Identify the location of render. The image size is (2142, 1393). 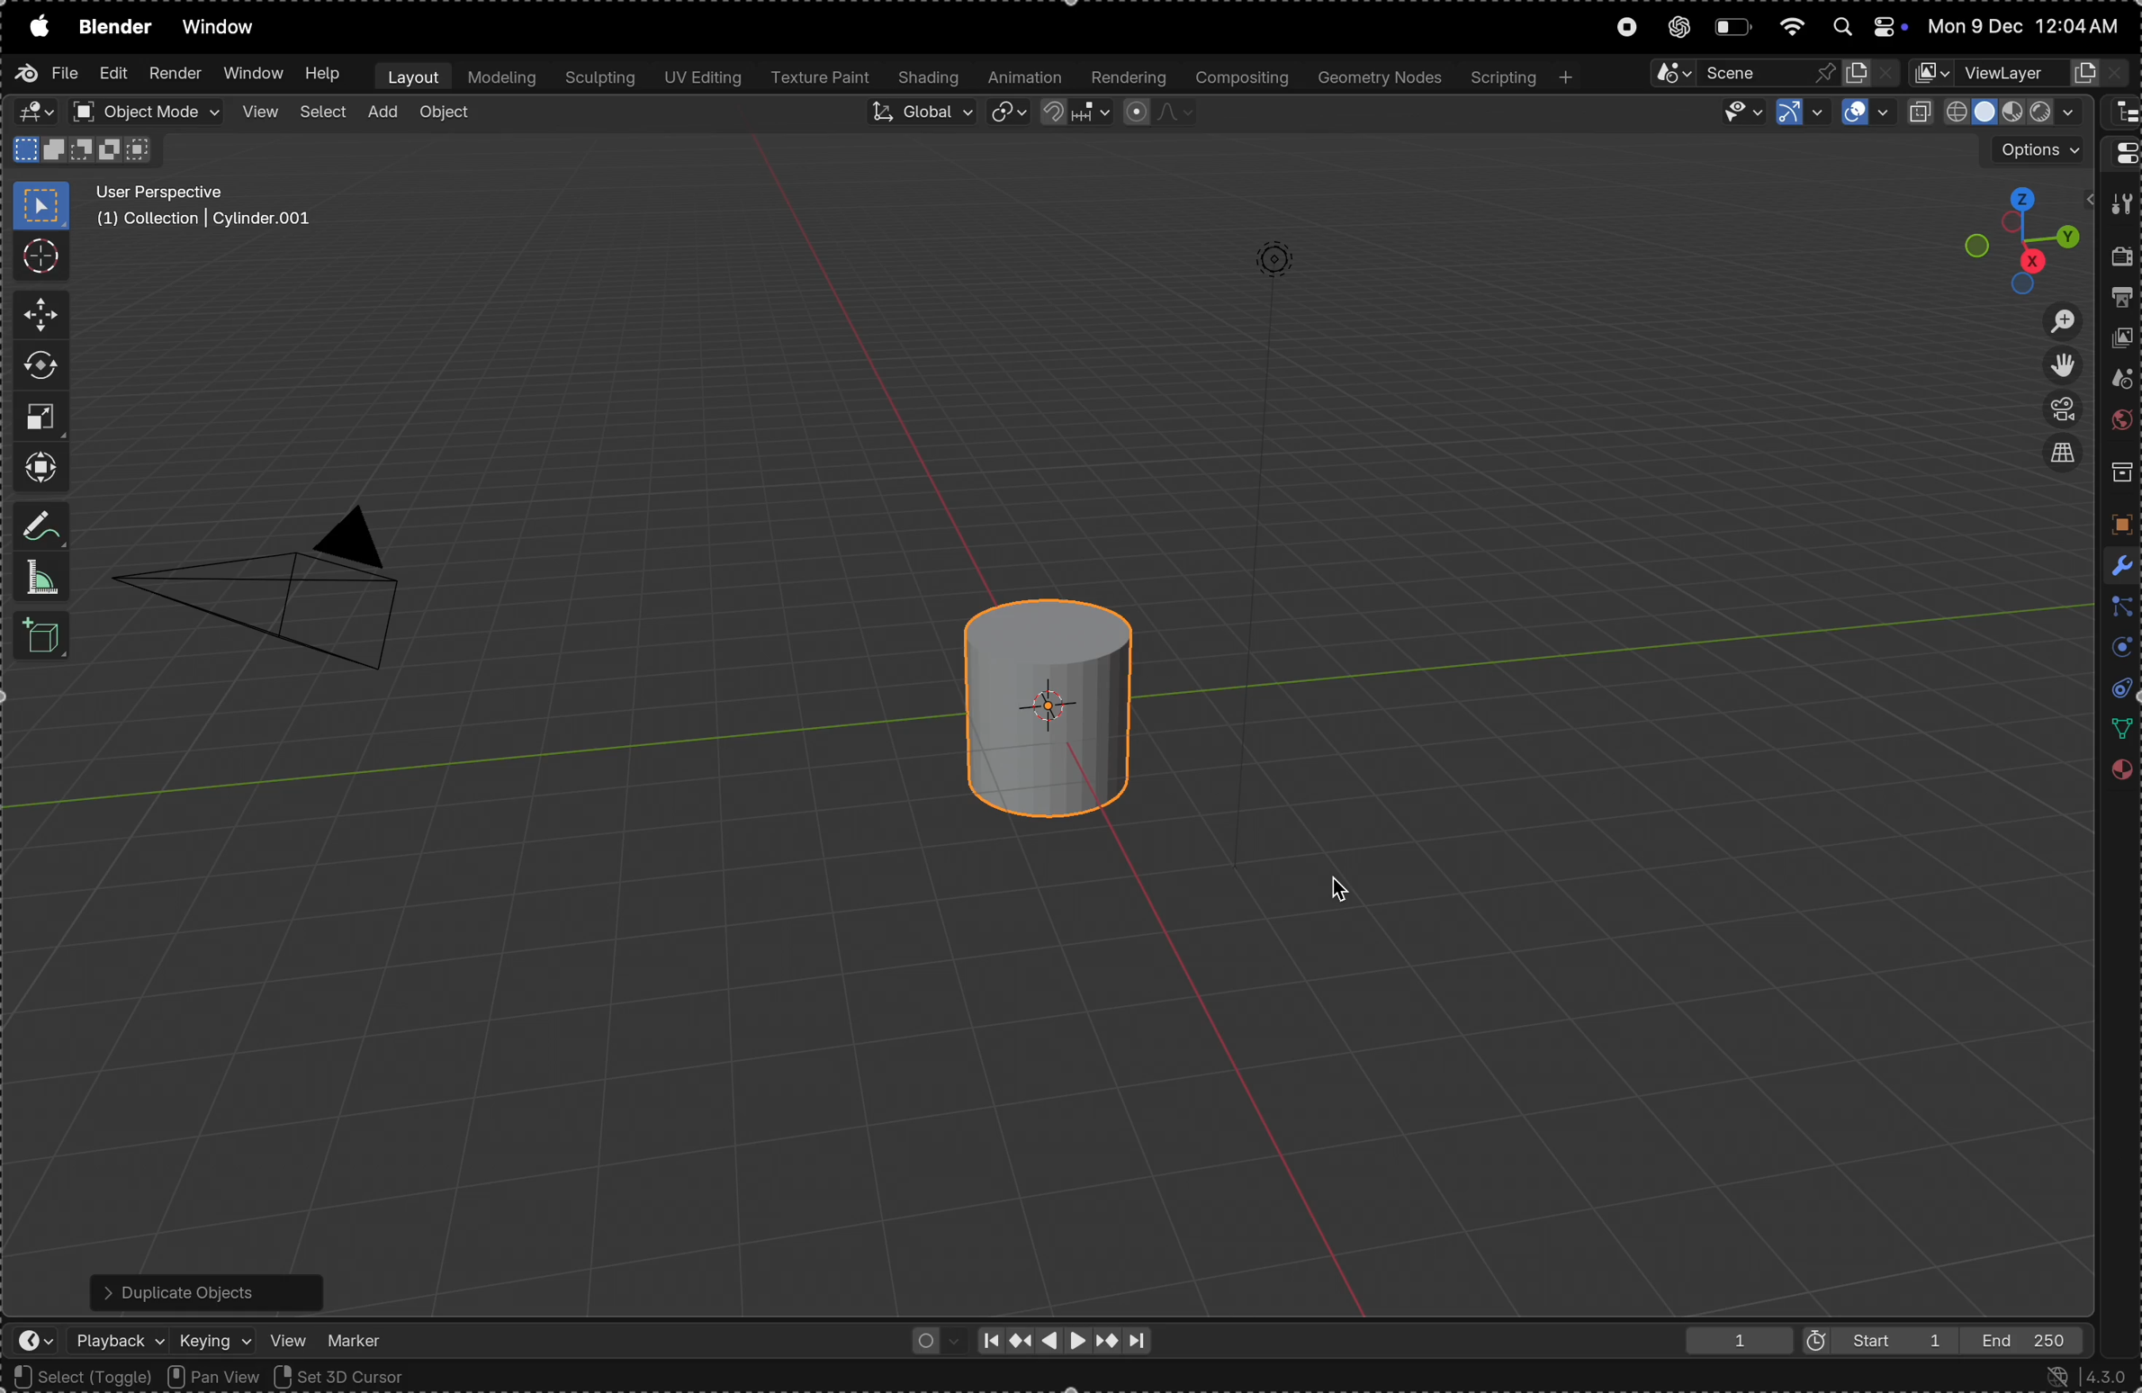
(2122, 261).